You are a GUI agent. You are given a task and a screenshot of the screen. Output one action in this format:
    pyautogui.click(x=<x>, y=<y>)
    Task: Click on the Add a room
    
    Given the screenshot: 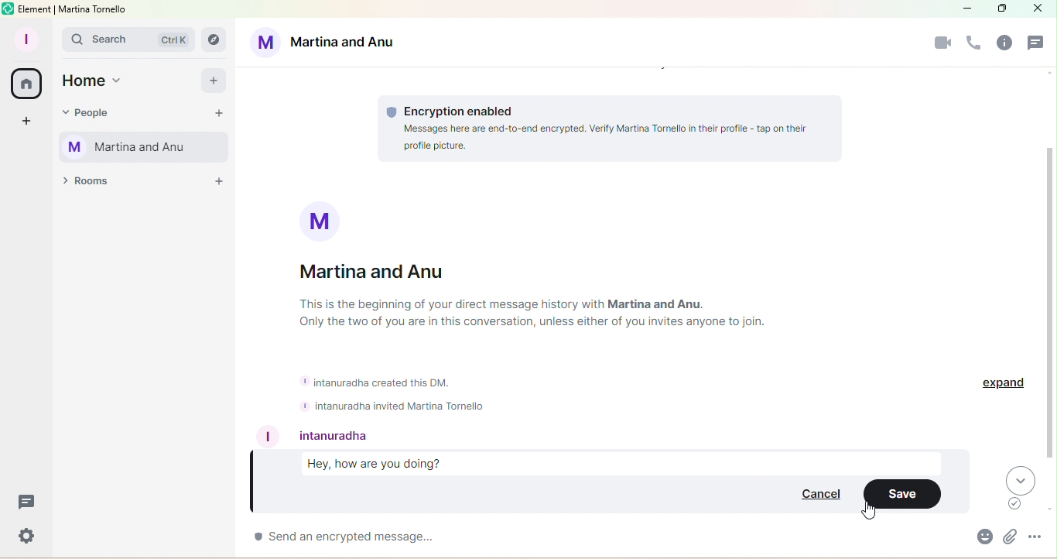 What is the action you would take?
    pyautogui.click(x=218, y=184)
    